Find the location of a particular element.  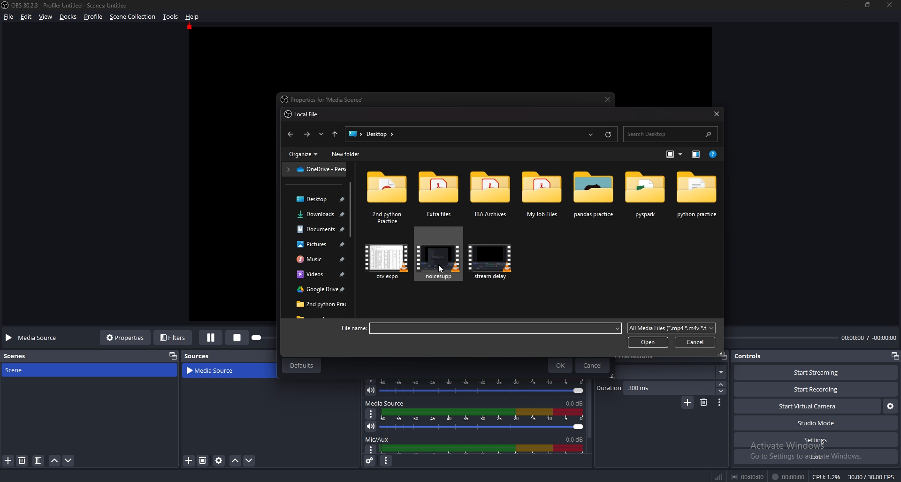

Folder is located at coordinates (315, 199).